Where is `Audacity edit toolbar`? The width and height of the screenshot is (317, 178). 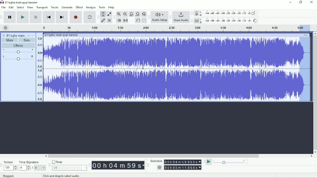 Audacity edit toolbar is located at coordinates (114, 17).